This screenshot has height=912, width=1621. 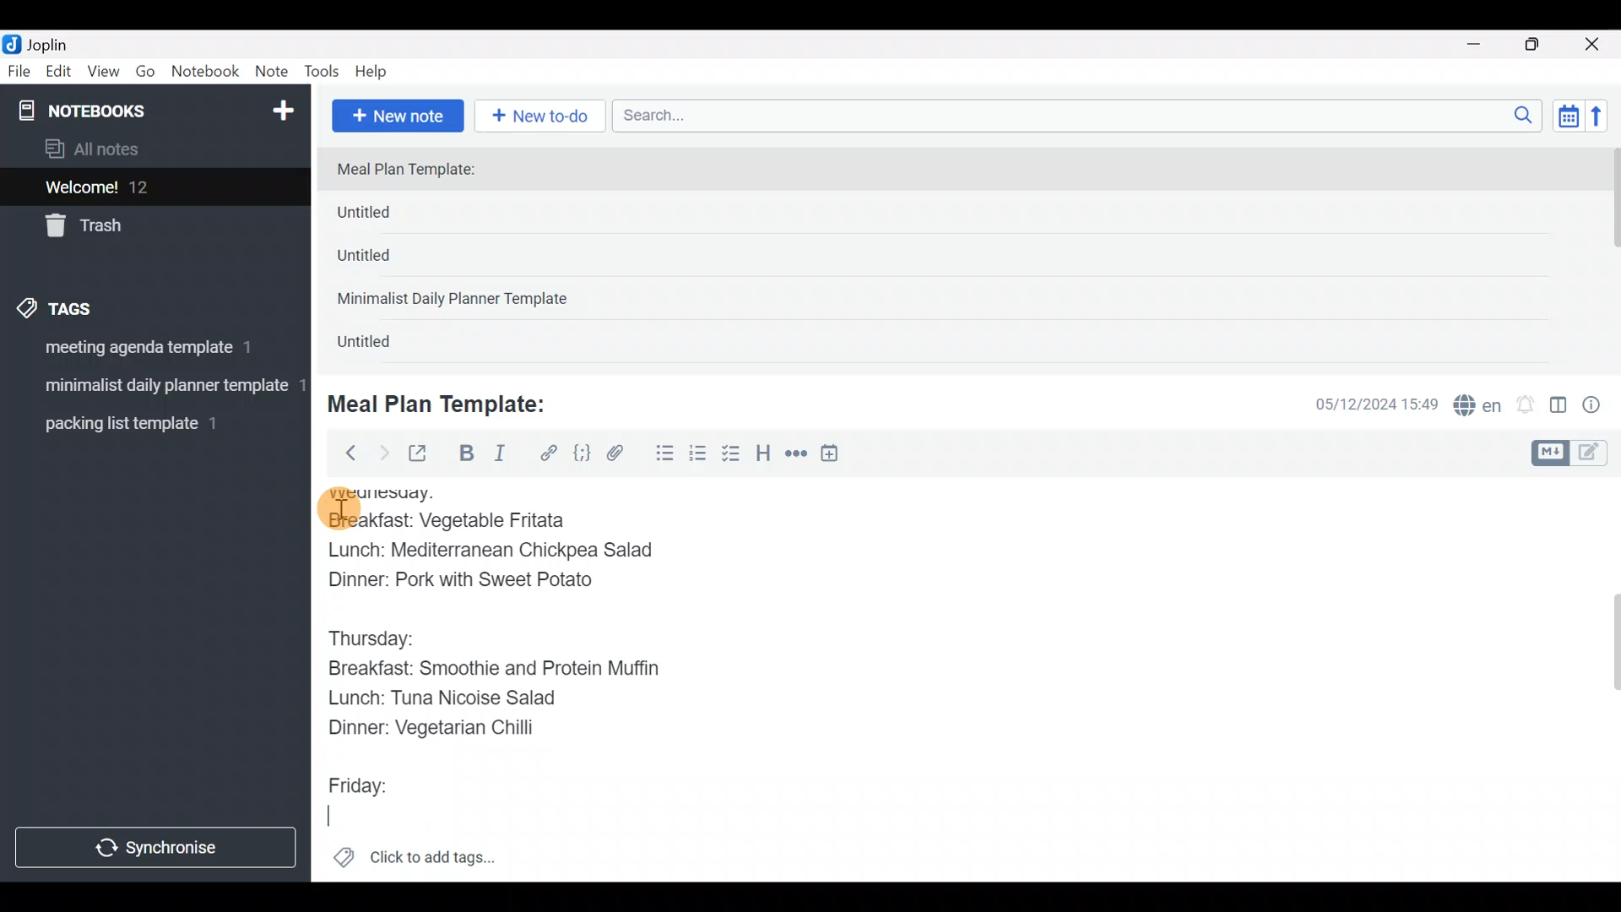 I want to click on Numbered list, so click(x=698, y=457).